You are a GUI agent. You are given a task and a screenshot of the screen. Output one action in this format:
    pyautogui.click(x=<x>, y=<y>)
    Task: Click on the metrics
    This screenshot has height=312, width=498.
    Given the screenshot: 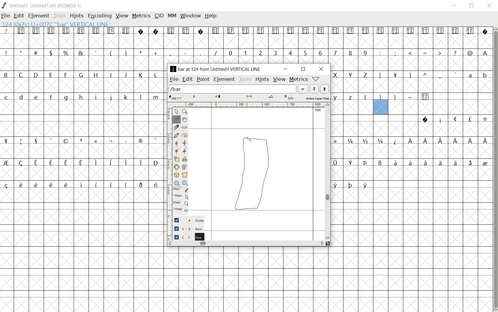 What is the action you would take?
    pyautogui.click(x=298, y=79)
    